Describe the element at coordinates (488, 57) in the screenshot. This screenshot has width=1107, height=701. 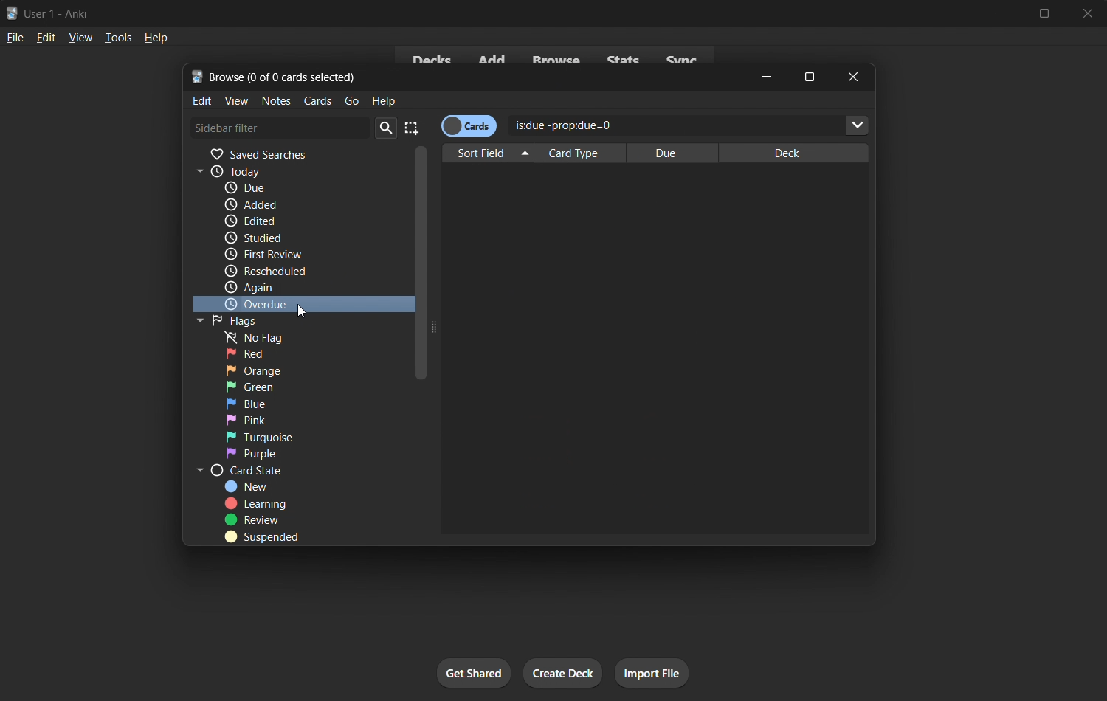
I see `` at that location.